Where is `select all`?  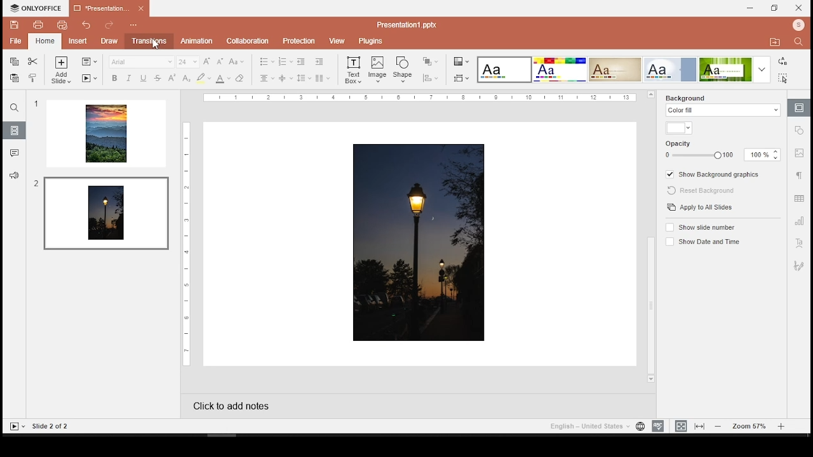 select all is located at coordinates (783, 79).